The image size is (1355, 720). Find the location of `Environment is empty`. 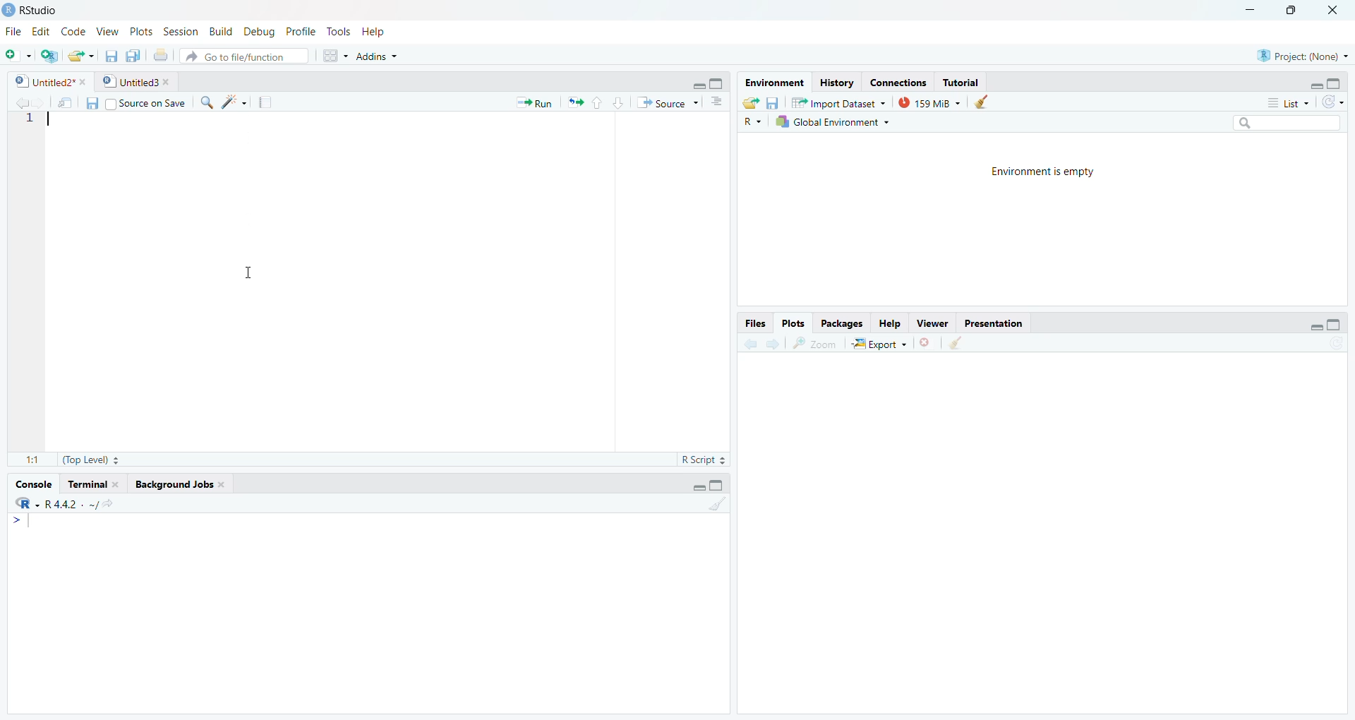

Environment is empty is located at coordinates (1043, 170).